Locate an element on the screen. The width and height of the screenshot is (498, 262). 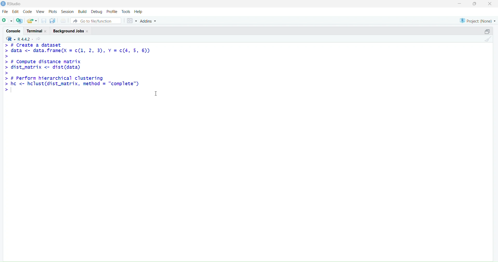
> # Create a dataset
> data <- data.frame(X = c(1, 2, 3), Y = c(4, 5, 6))
>
> # Compute distance matrix
> dist_matrix <- dist(data)
>
> # Perform hierarchical clustering
> hc <- hclust(dist_matrix, method = "complete")
>|
I is located at coordinates (82, 74).